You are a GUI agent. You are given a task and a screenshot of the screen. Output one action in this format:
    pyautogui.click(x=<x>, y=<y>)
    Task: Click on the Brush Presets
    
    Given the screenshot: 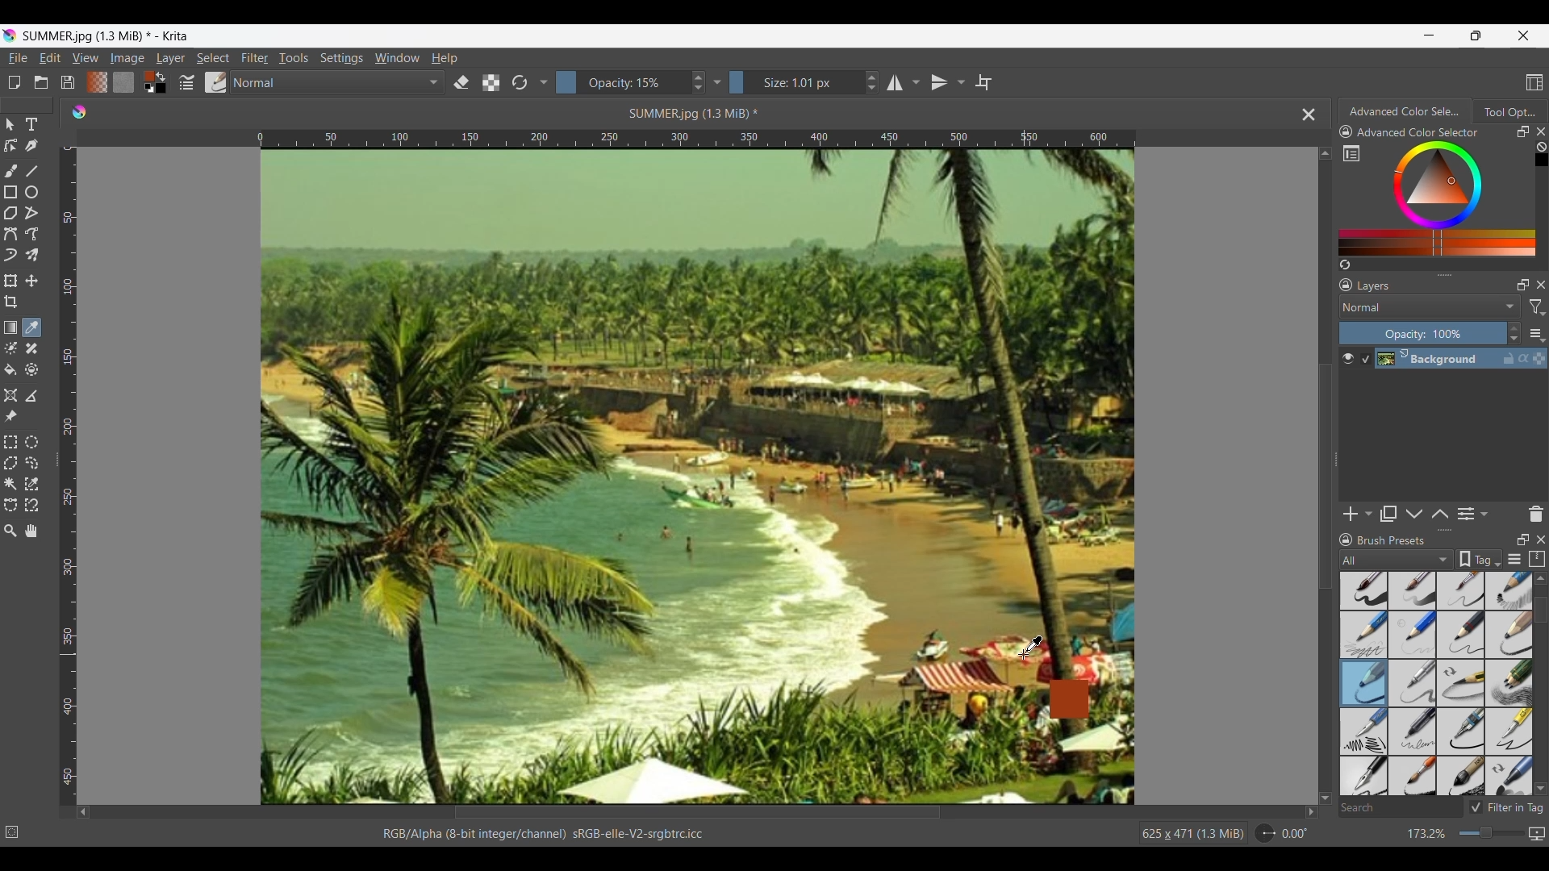 What is the action you would take?
    pyautogui.click(x=1392, y=540)
    